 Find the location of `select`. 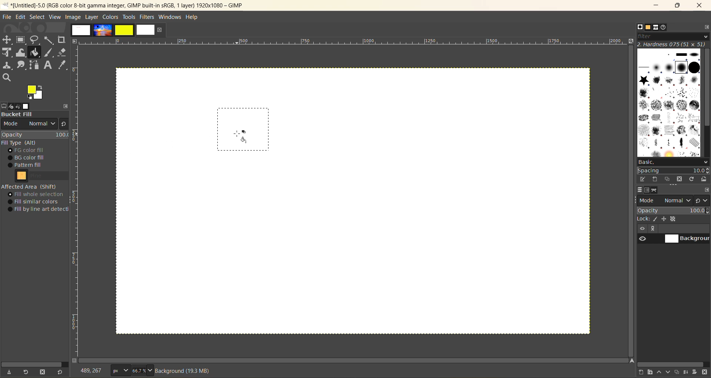

select is located at coordinates (39, 18).